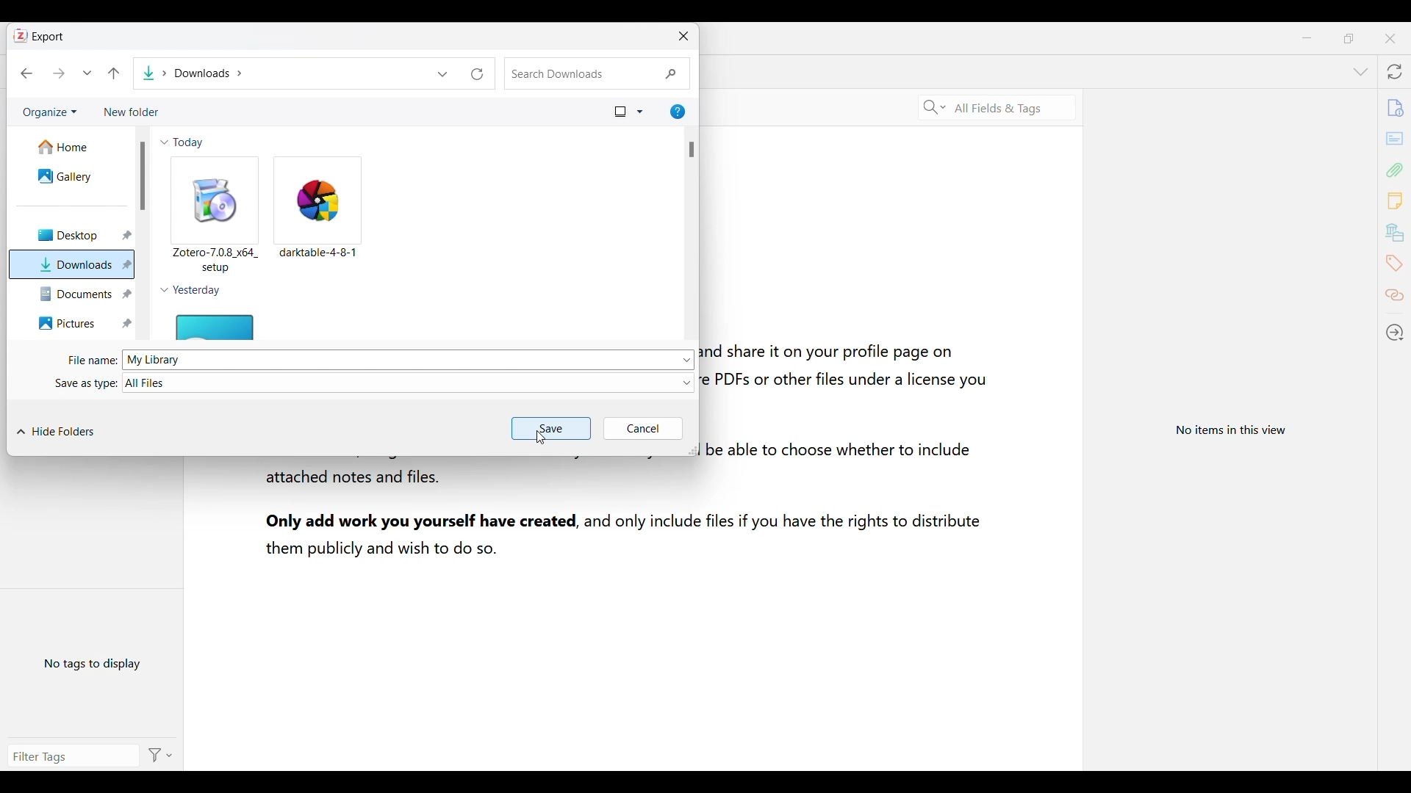  Describe the element at coordinates (935, 108) in the screenshot. I see `Specific search criteria options` at that location.